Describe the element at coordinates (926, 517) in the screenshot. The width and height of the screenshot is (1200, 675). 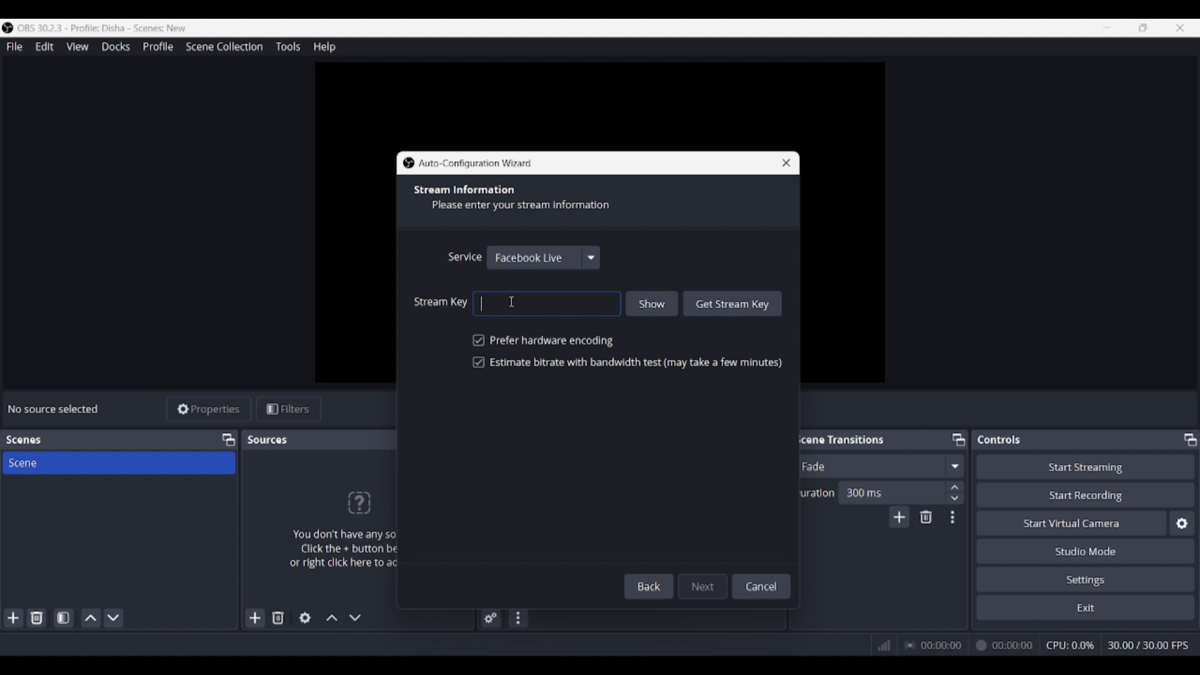
I see `Remove configurble transition` at that location.